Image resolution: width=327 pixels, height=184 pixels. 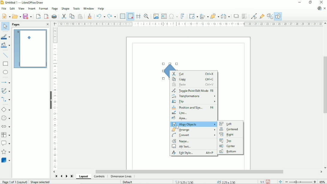 I want to click on Help, so click(x=101, y=8).